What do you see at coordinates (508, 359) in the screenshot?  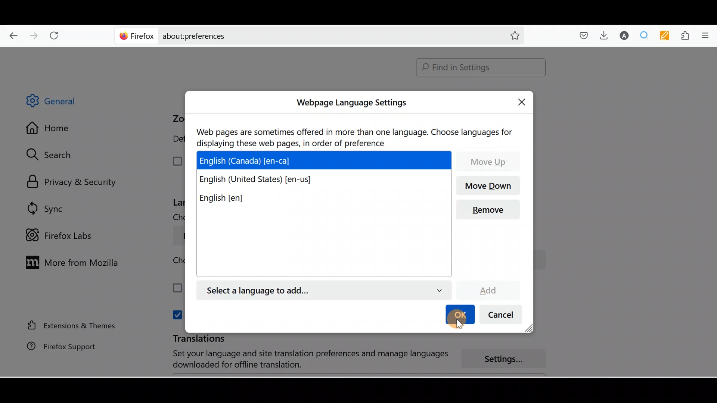 I see `Settings` at bounding box center [508, 359].